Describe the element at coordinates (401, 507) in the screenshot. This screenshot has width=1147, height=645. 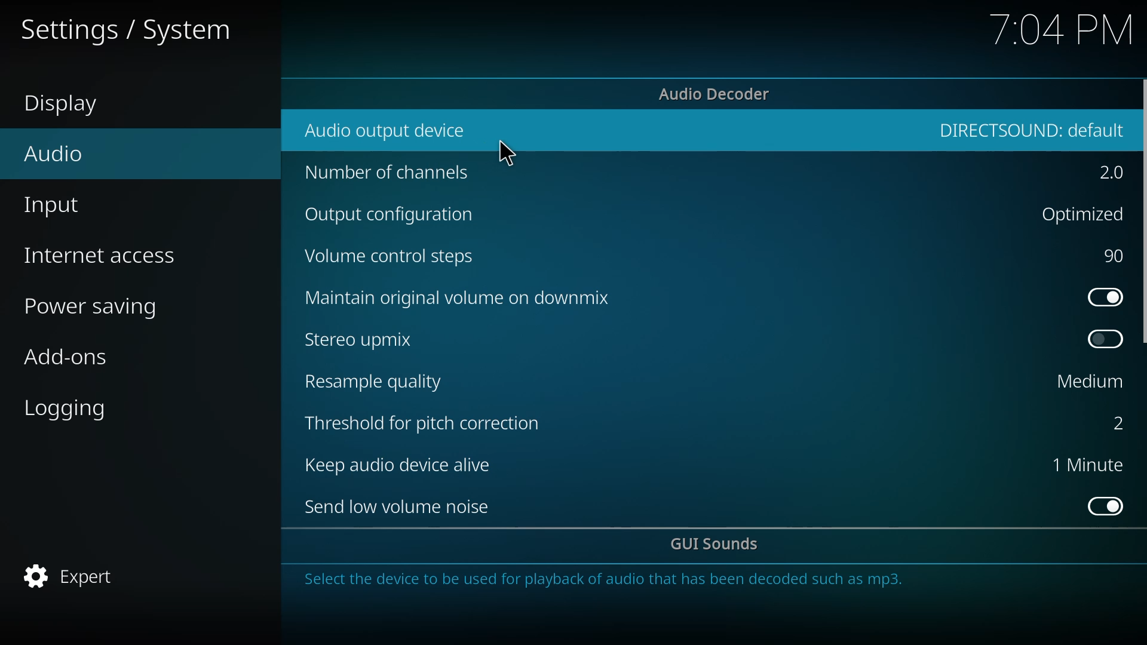
I see `send low volume noise` at that location.